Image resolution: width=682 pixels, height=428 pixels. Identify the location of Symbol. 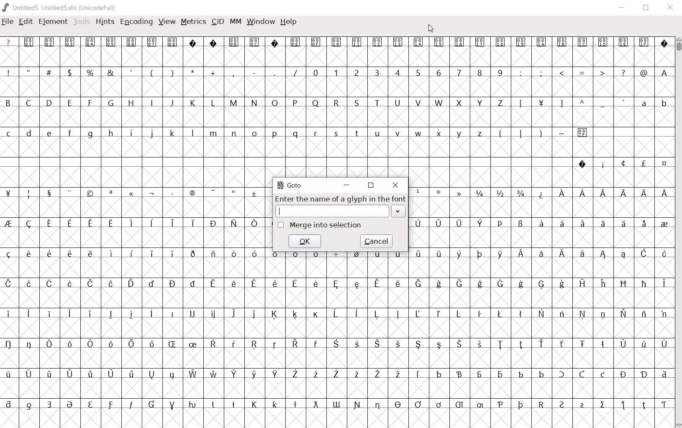
(418, 193).